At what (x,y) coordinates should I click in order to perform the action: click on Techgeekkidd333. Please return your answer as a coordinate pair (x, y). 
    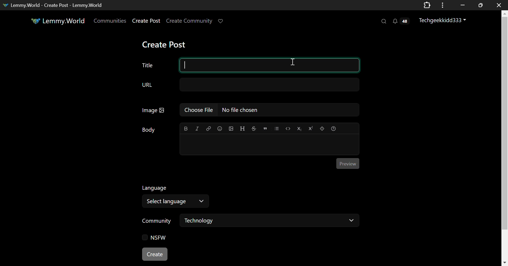
    Looking at the image, I should click on (443, 20).